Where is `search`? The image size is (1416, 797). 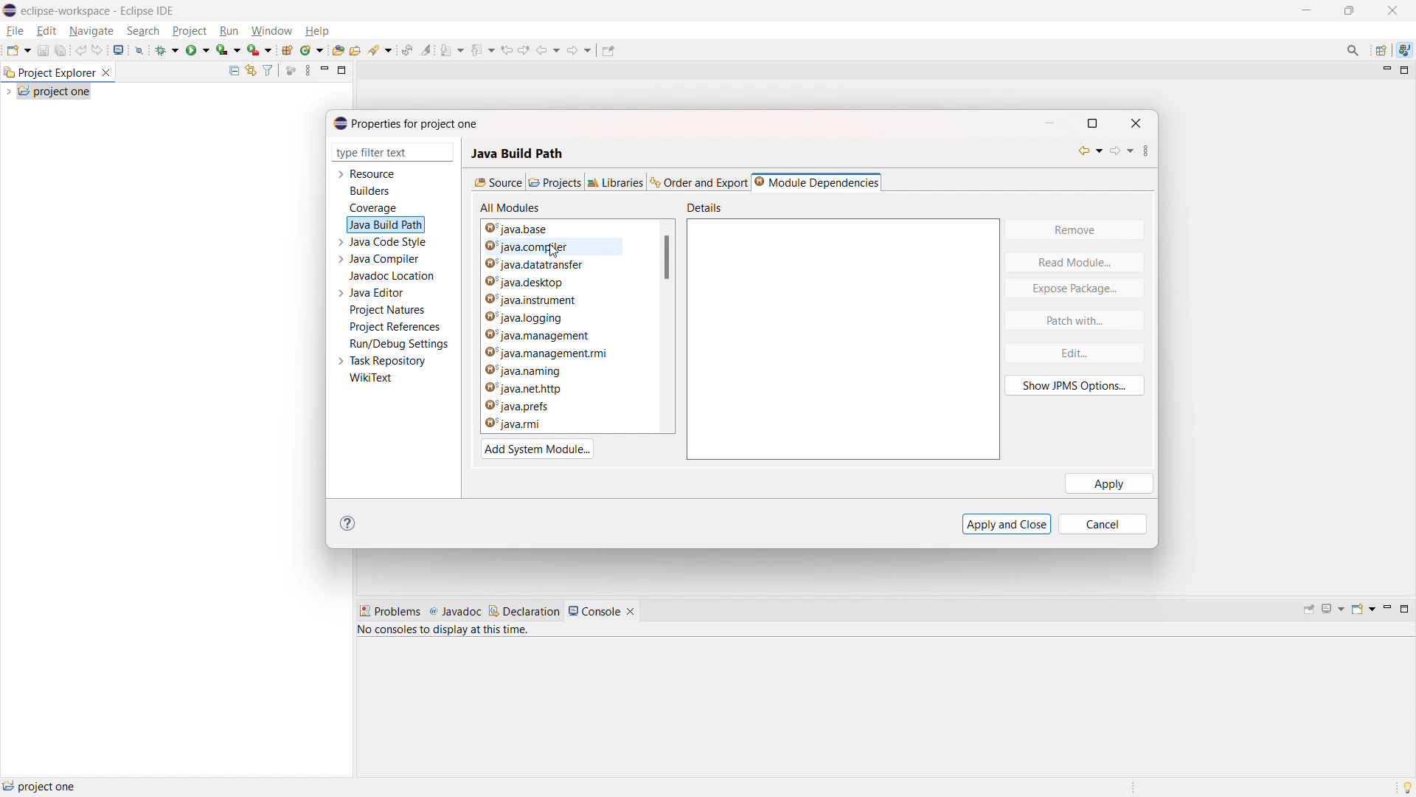
search is located at coordinates (144, 30).